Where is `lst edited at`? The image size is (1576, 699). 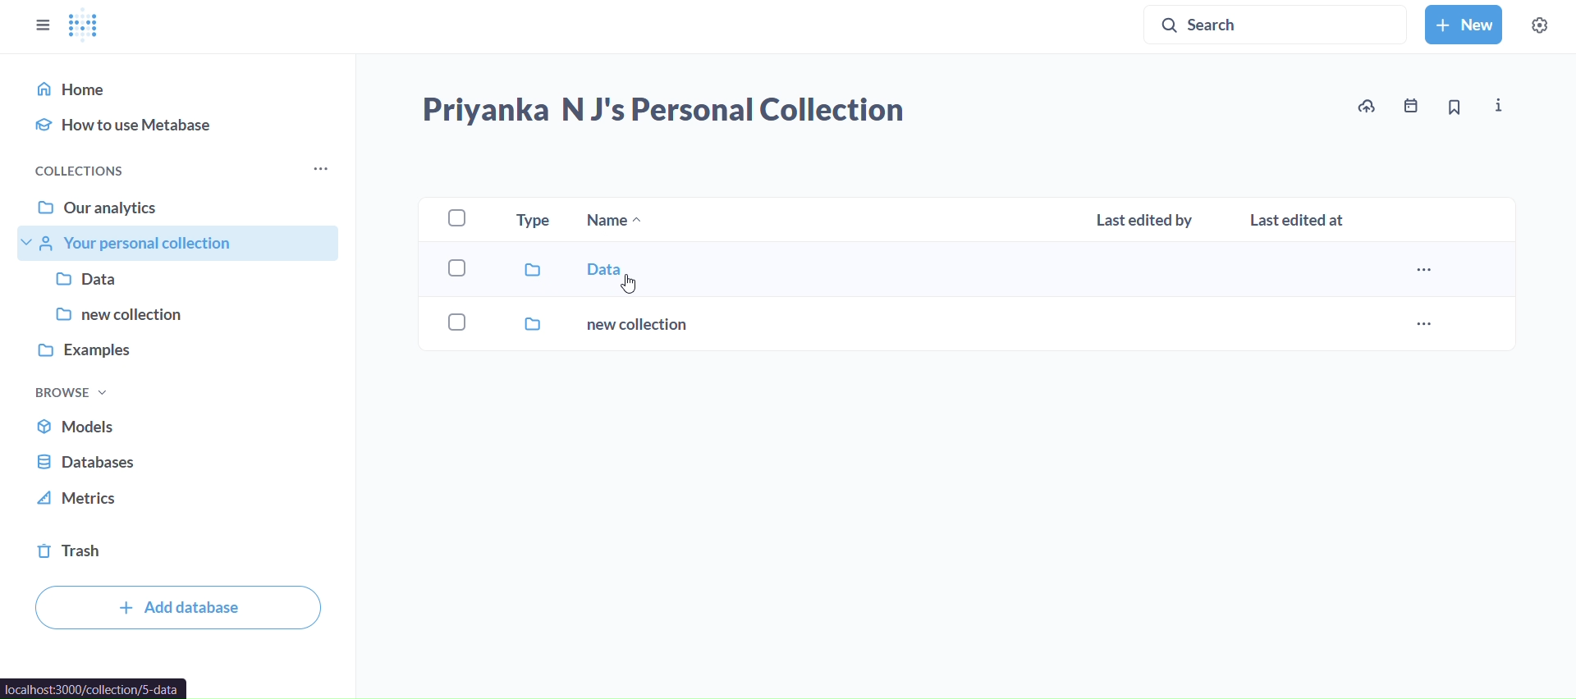 lst edited at is located at coordinates (1299, 222).